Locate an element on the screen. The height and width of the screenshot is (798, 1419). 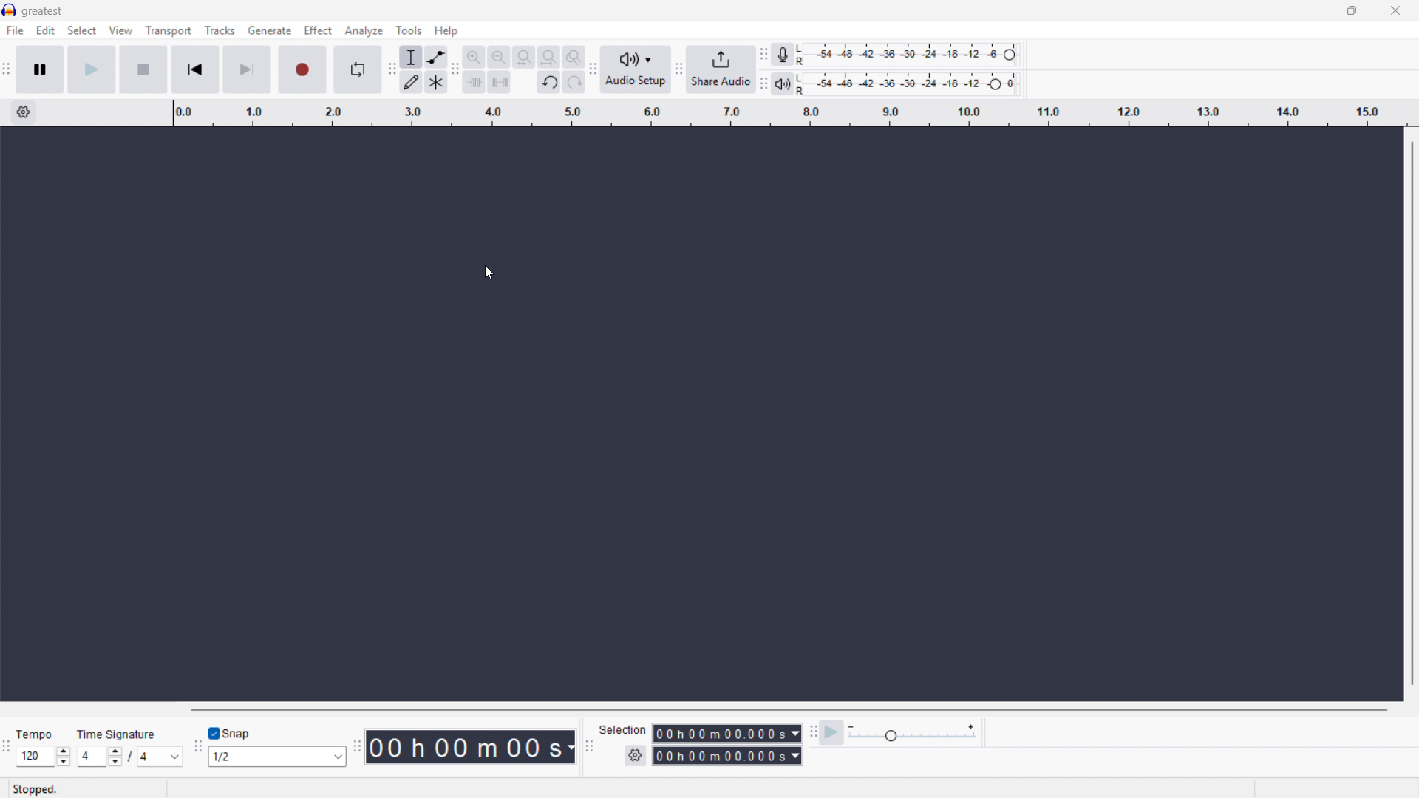
effect  is located at coordinates (319, 30).